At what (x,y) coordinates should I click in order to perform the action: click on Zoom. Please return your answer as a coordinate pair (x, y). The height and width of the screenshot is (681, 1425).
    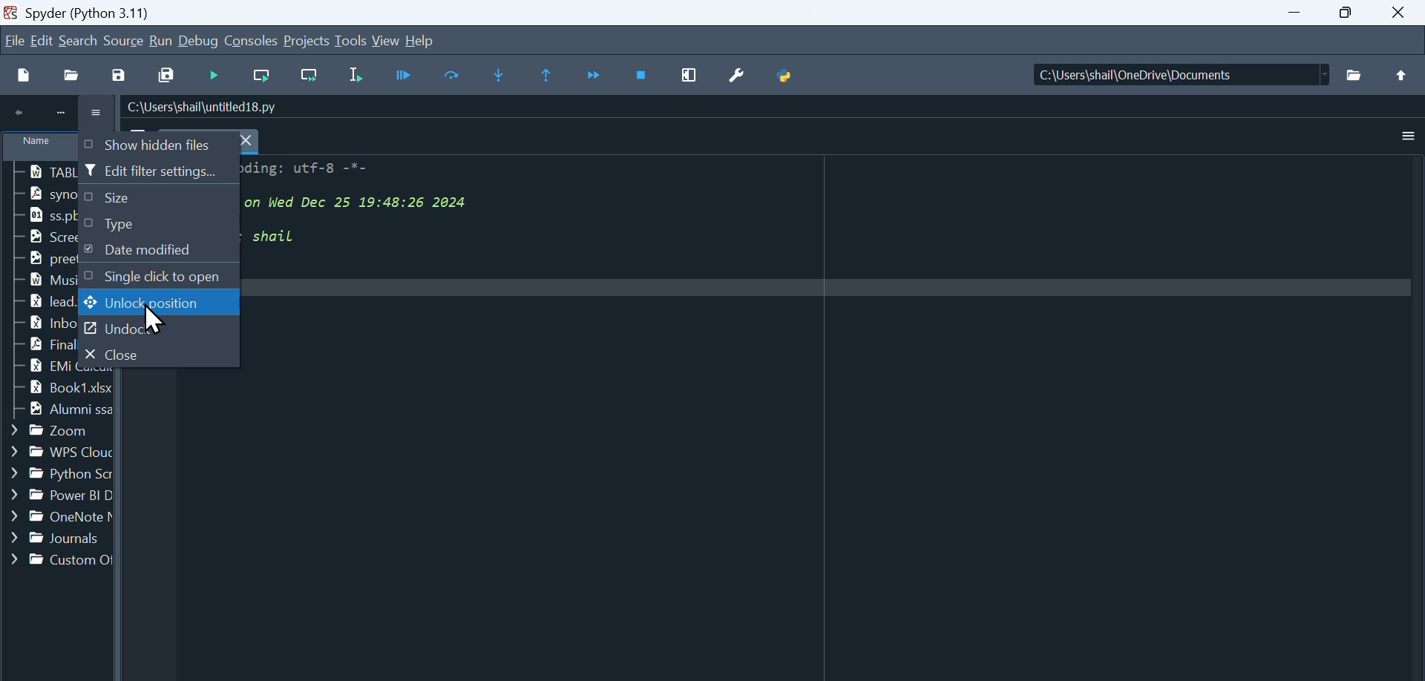
    Looking at the image, I should click on (47, 431).